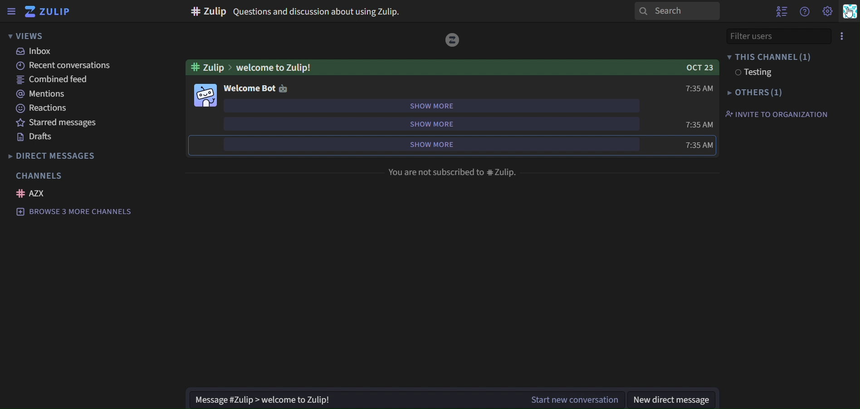  I want to click on image, so click(206, 95).